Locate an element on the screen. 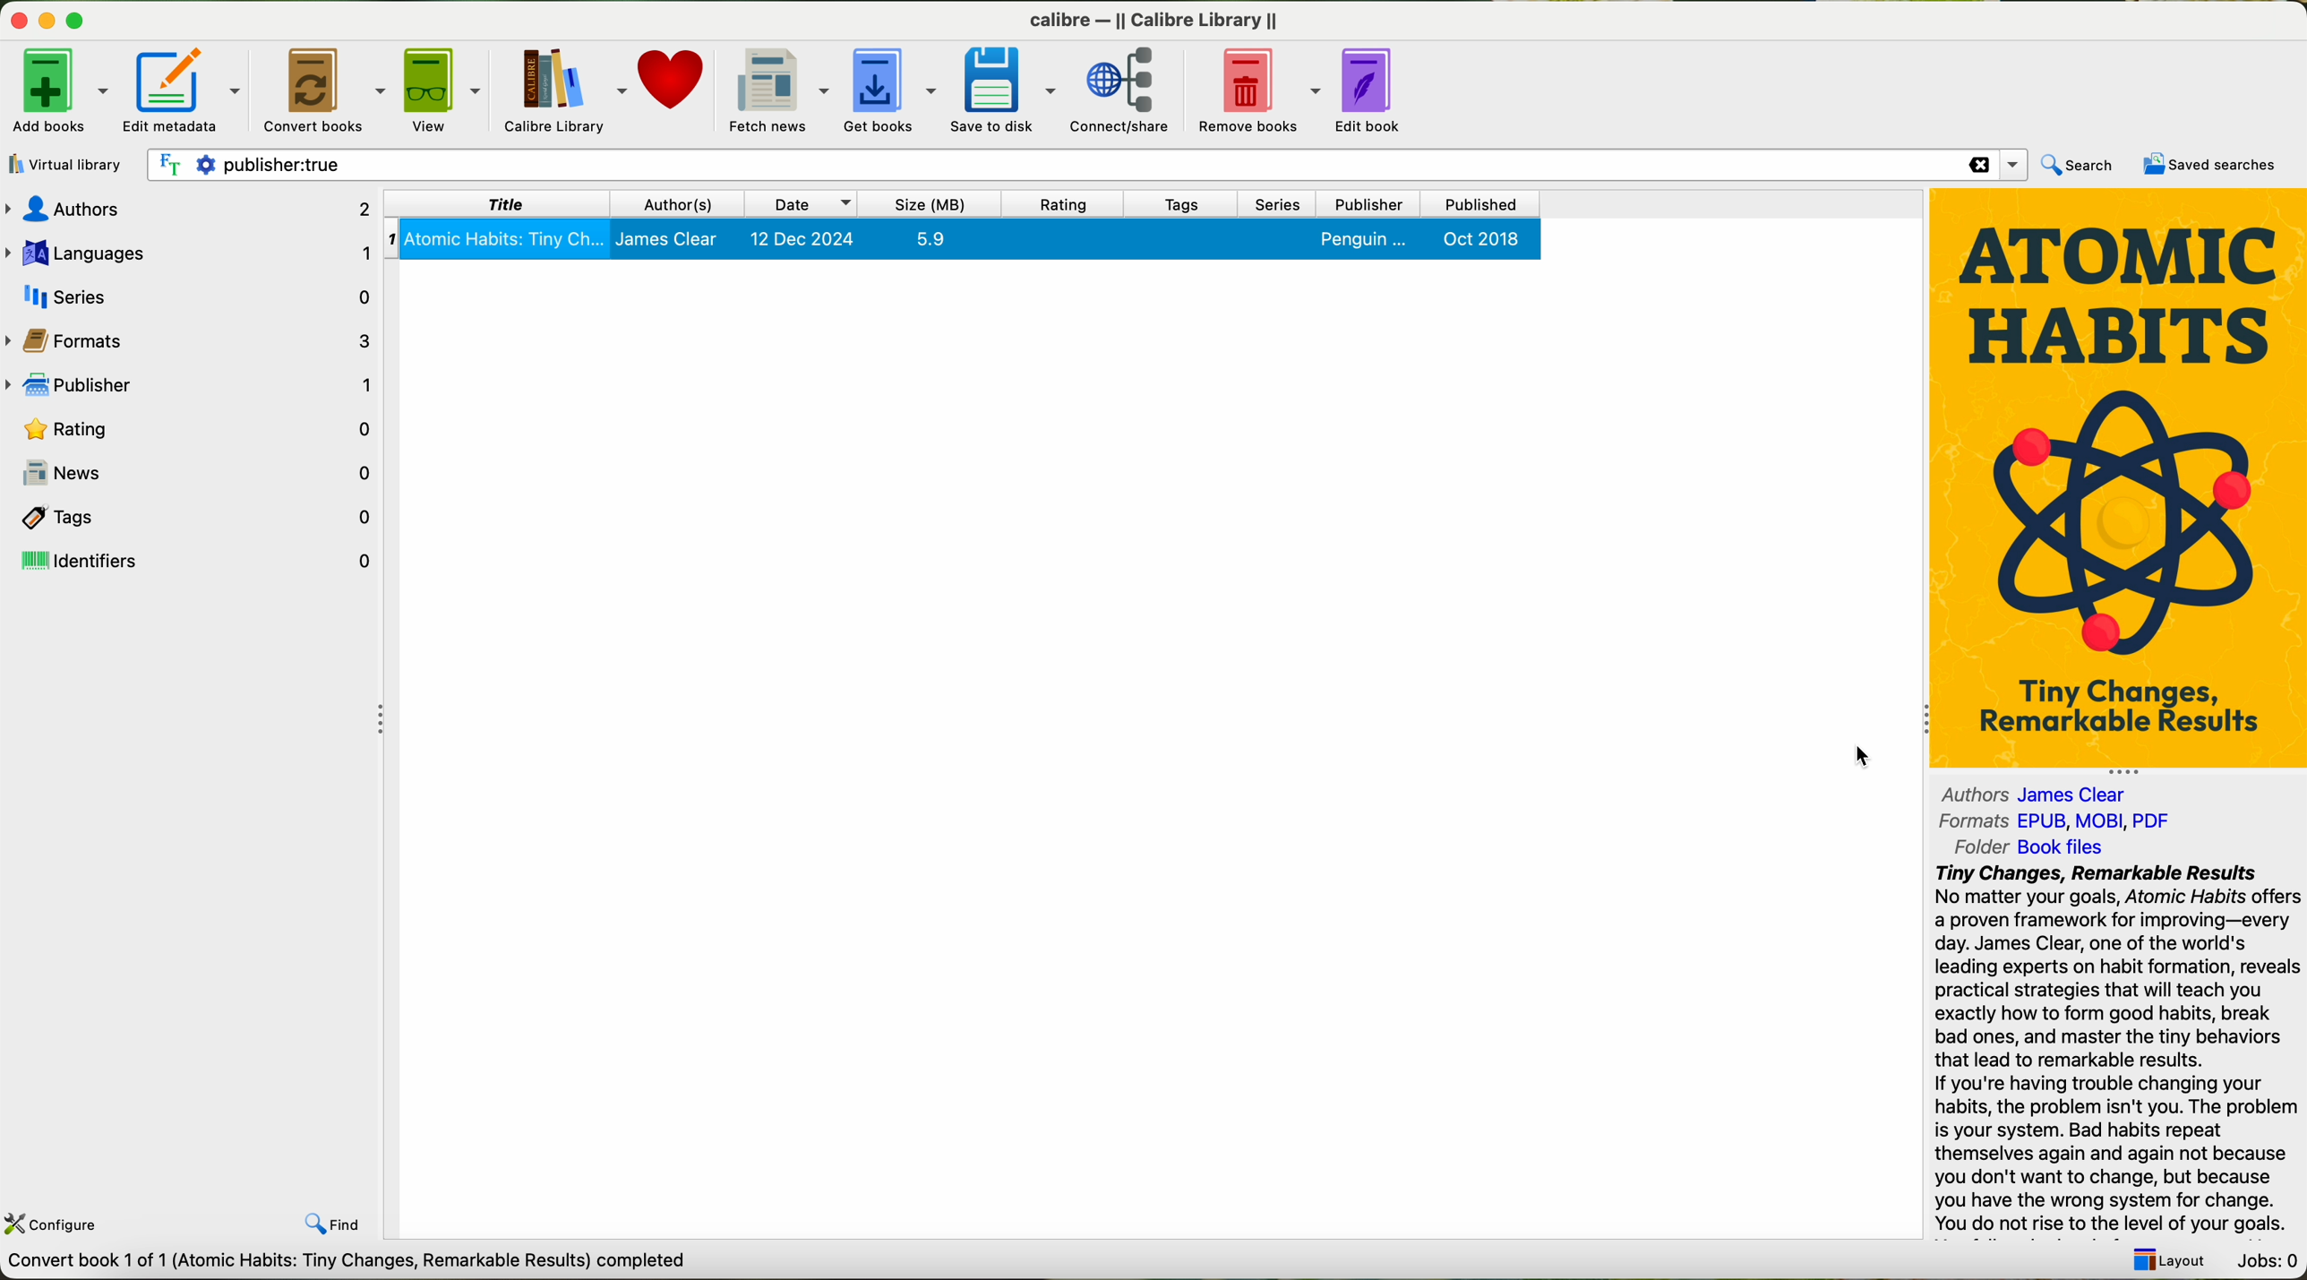 This screenshot has width=2307, height=1280. view is located at coordinates (444, 89).